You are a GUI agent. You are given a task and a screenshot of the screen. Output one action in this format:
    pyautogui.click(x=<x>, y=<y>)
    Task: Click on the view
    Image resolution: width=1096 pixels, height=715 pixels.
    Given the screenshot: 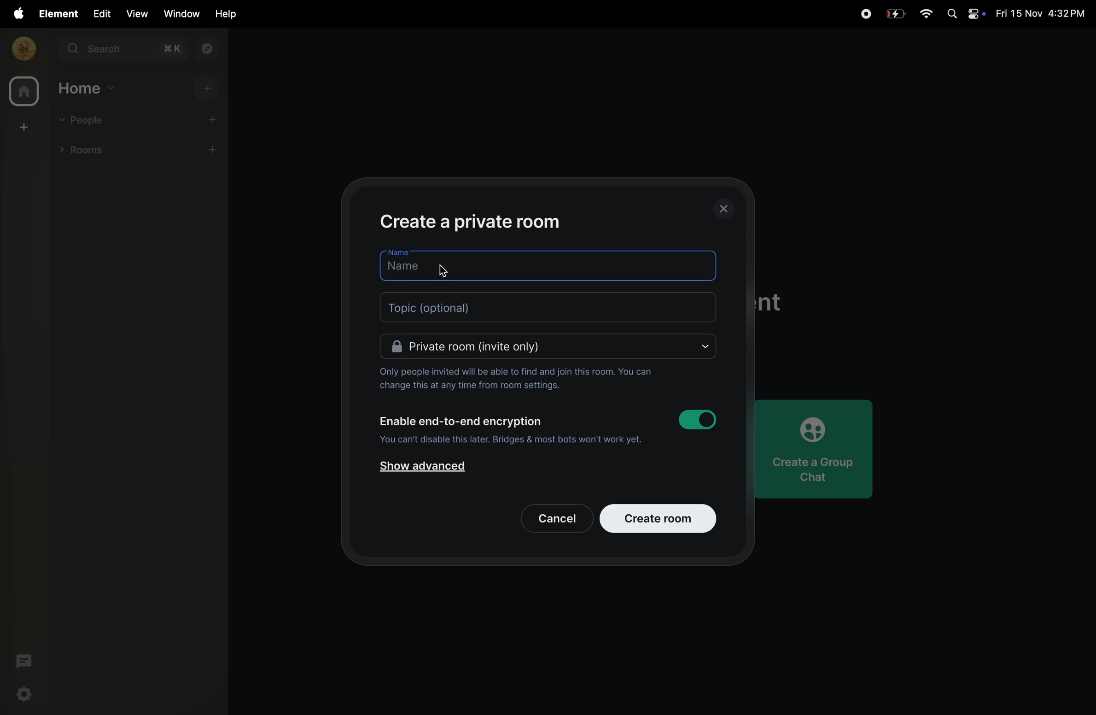 What is the action you would take?
    pyautogui.click(x=137, y=13)
    